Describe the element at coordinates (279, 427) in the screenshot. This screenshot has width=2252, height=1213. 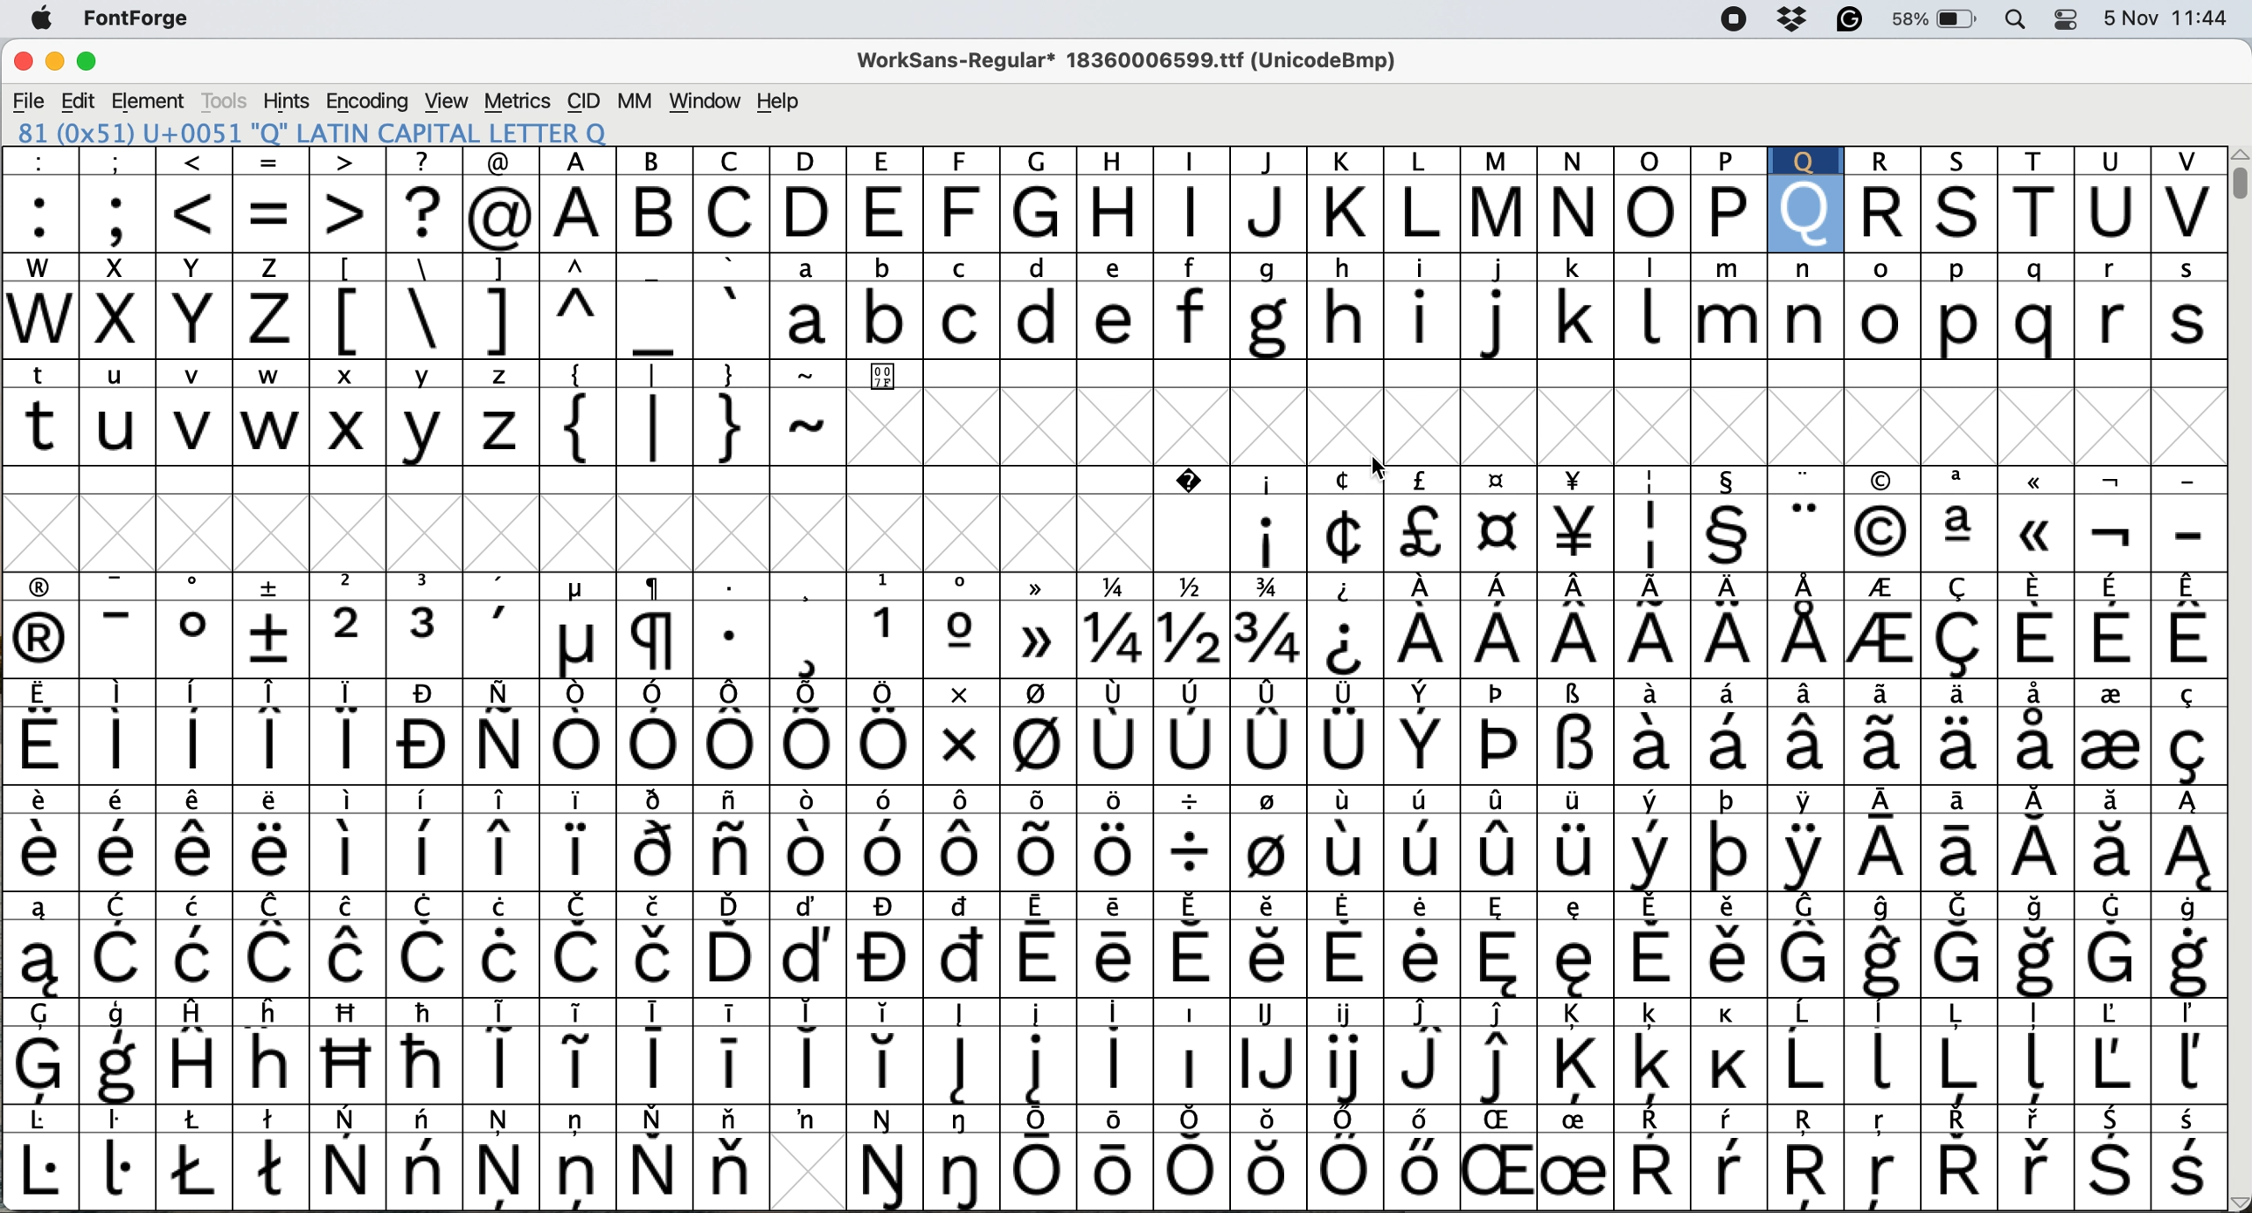
I see `lowercase letters` at that location.